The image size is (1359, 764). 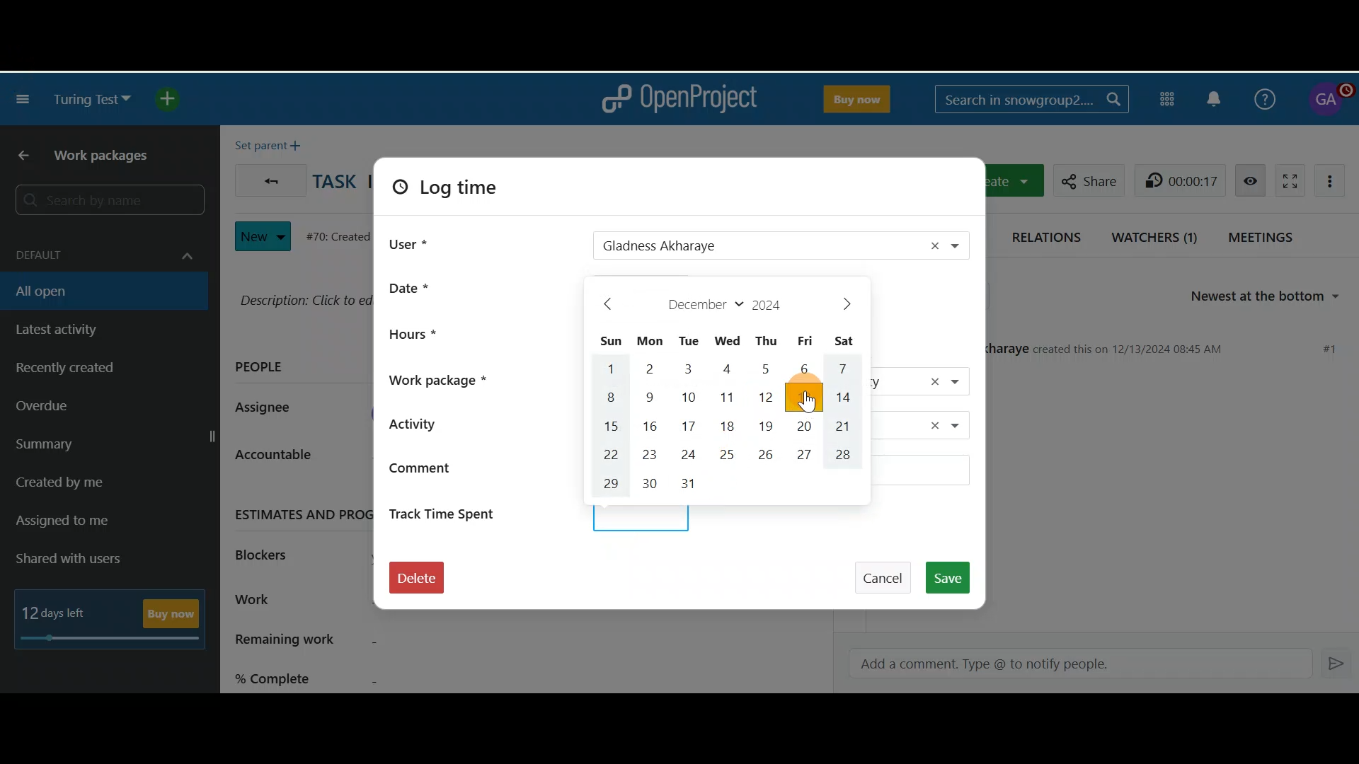 What do you see at coordinates (409, 241) in the screenshot?
I see `User` at bounding box center [409, 241].